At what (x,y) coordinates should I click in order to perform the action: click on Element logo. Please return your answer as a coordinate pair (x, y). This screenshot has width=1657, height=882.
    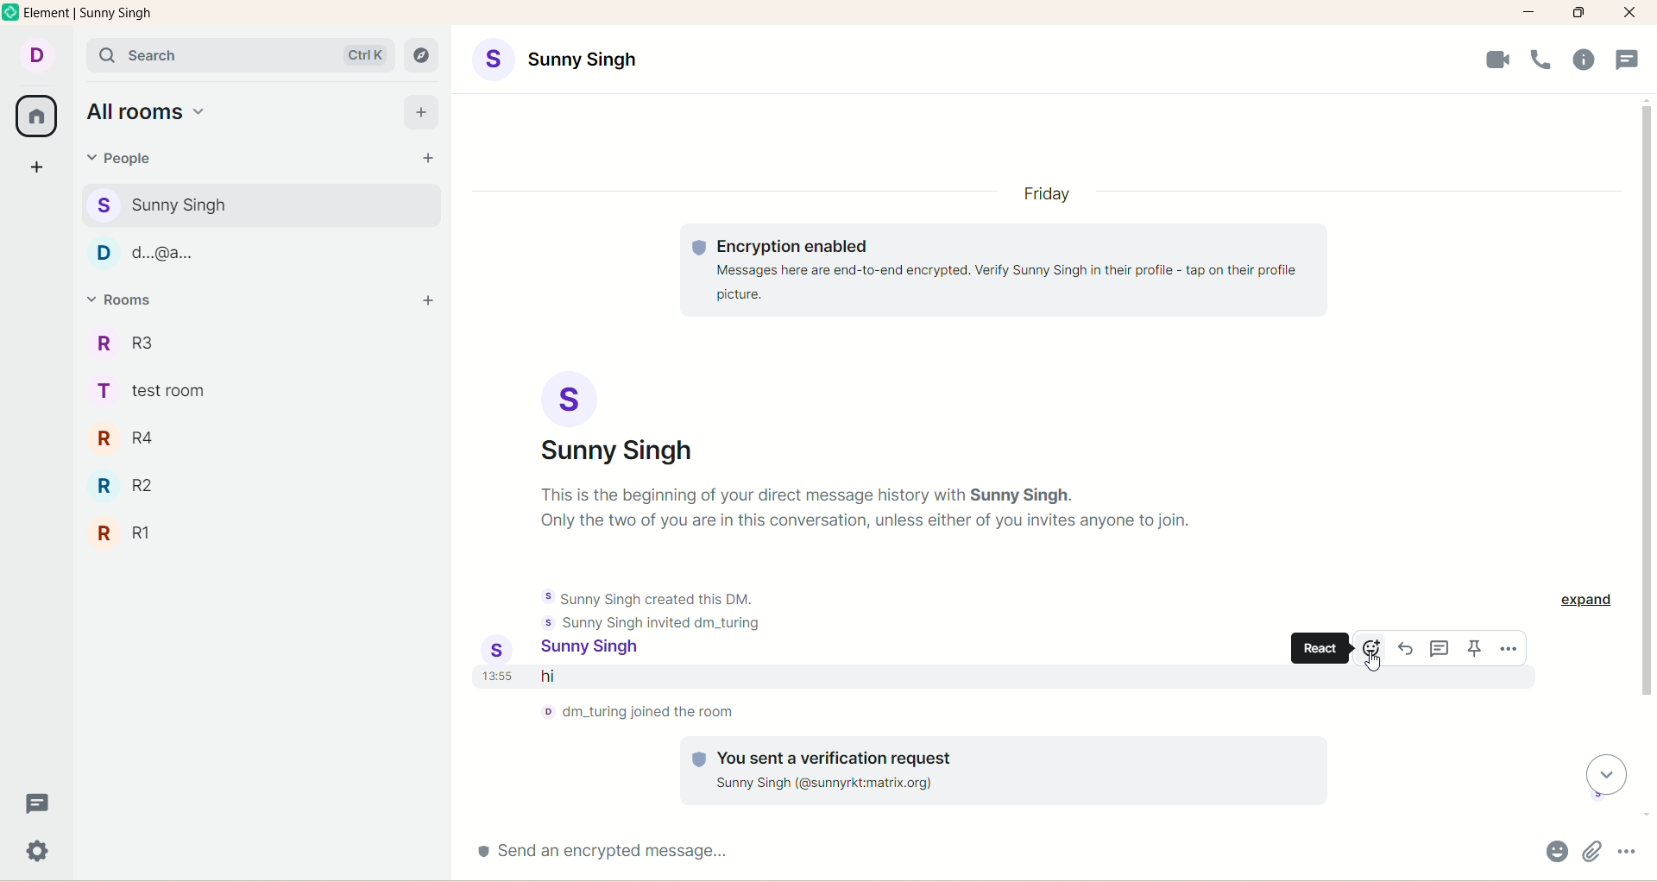
    Looking at the image, I should click on (11, 11).